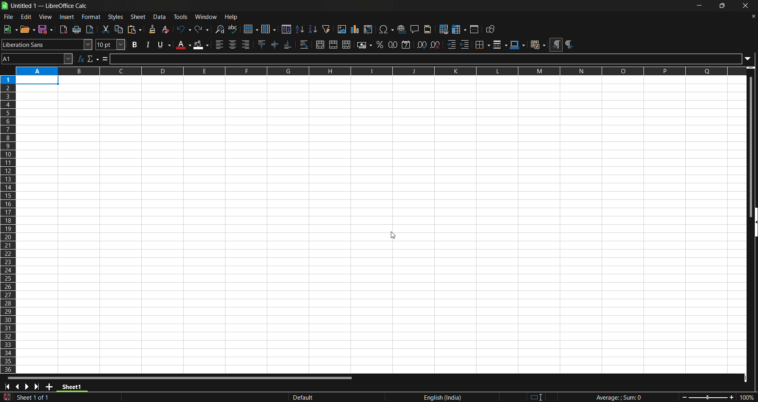  What do you see at coordinates (37, 58) in the screenshot?
I see `name box` at bounding box center [37, 58].